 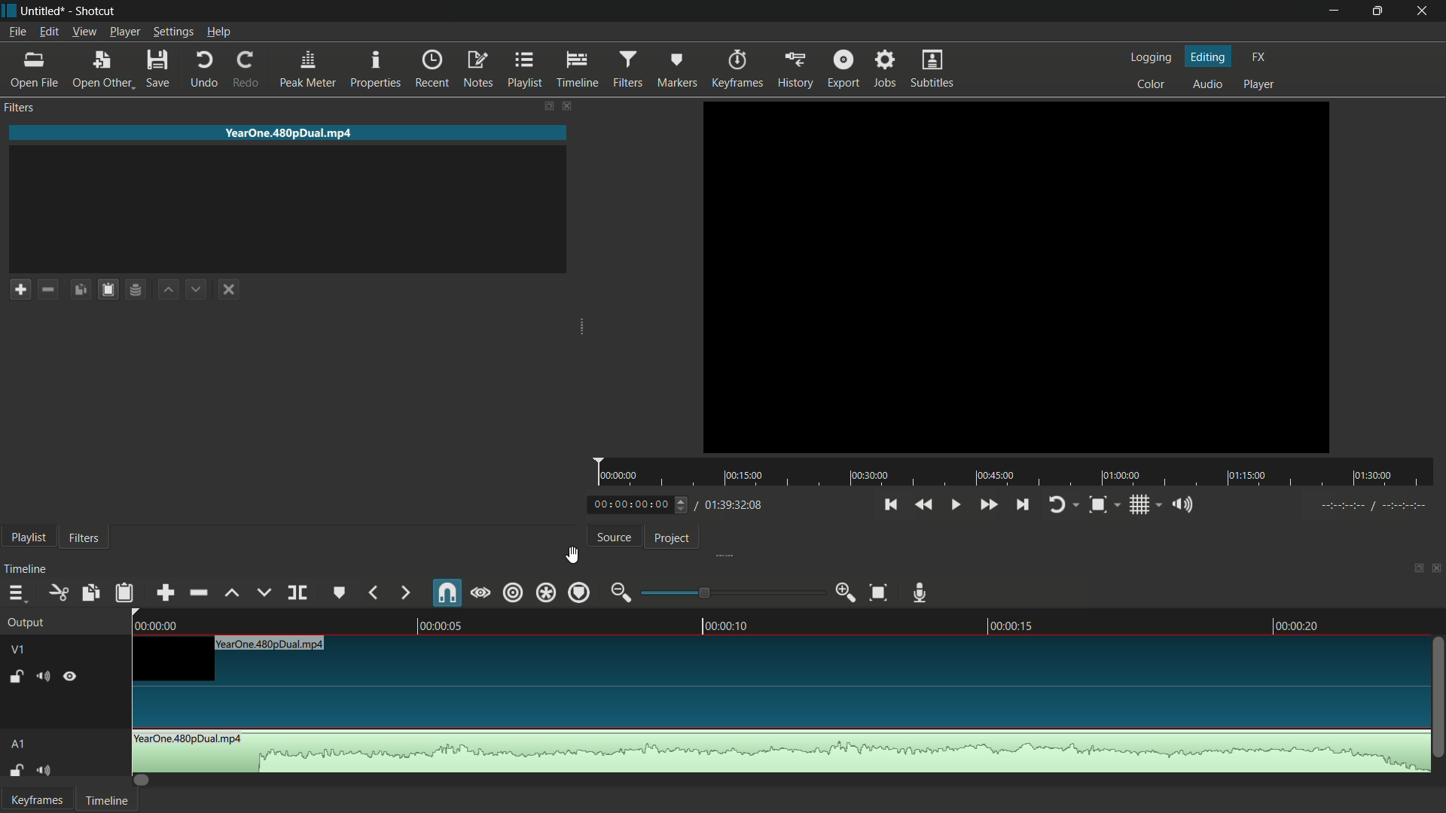 What do you see at coordinates (160, 624) in the screenshot?
I see `00:00:00` at bounding box center [160, 624].